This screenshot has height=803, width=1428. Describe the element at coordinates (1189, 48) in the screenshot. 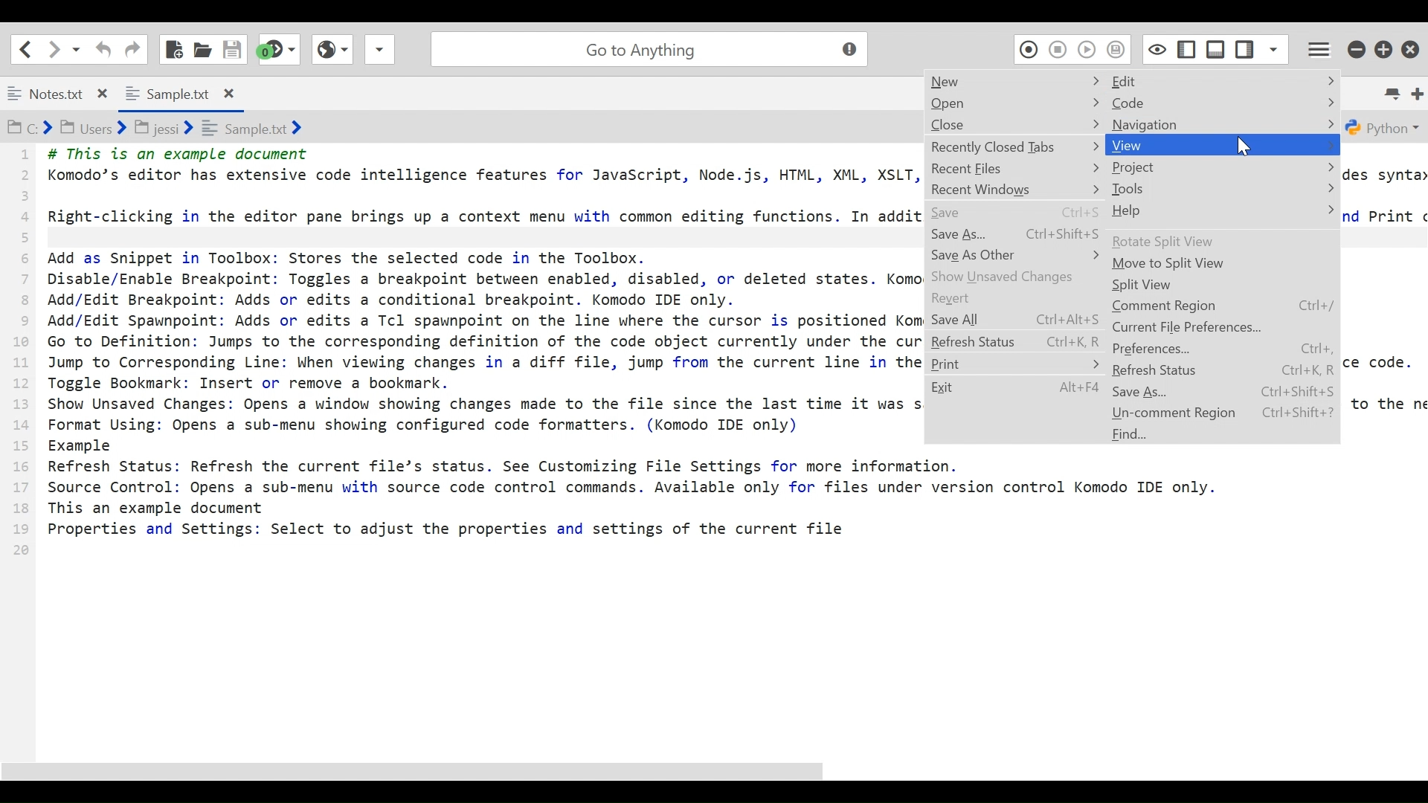

I see `Show/Hide Left Pane` at that location.